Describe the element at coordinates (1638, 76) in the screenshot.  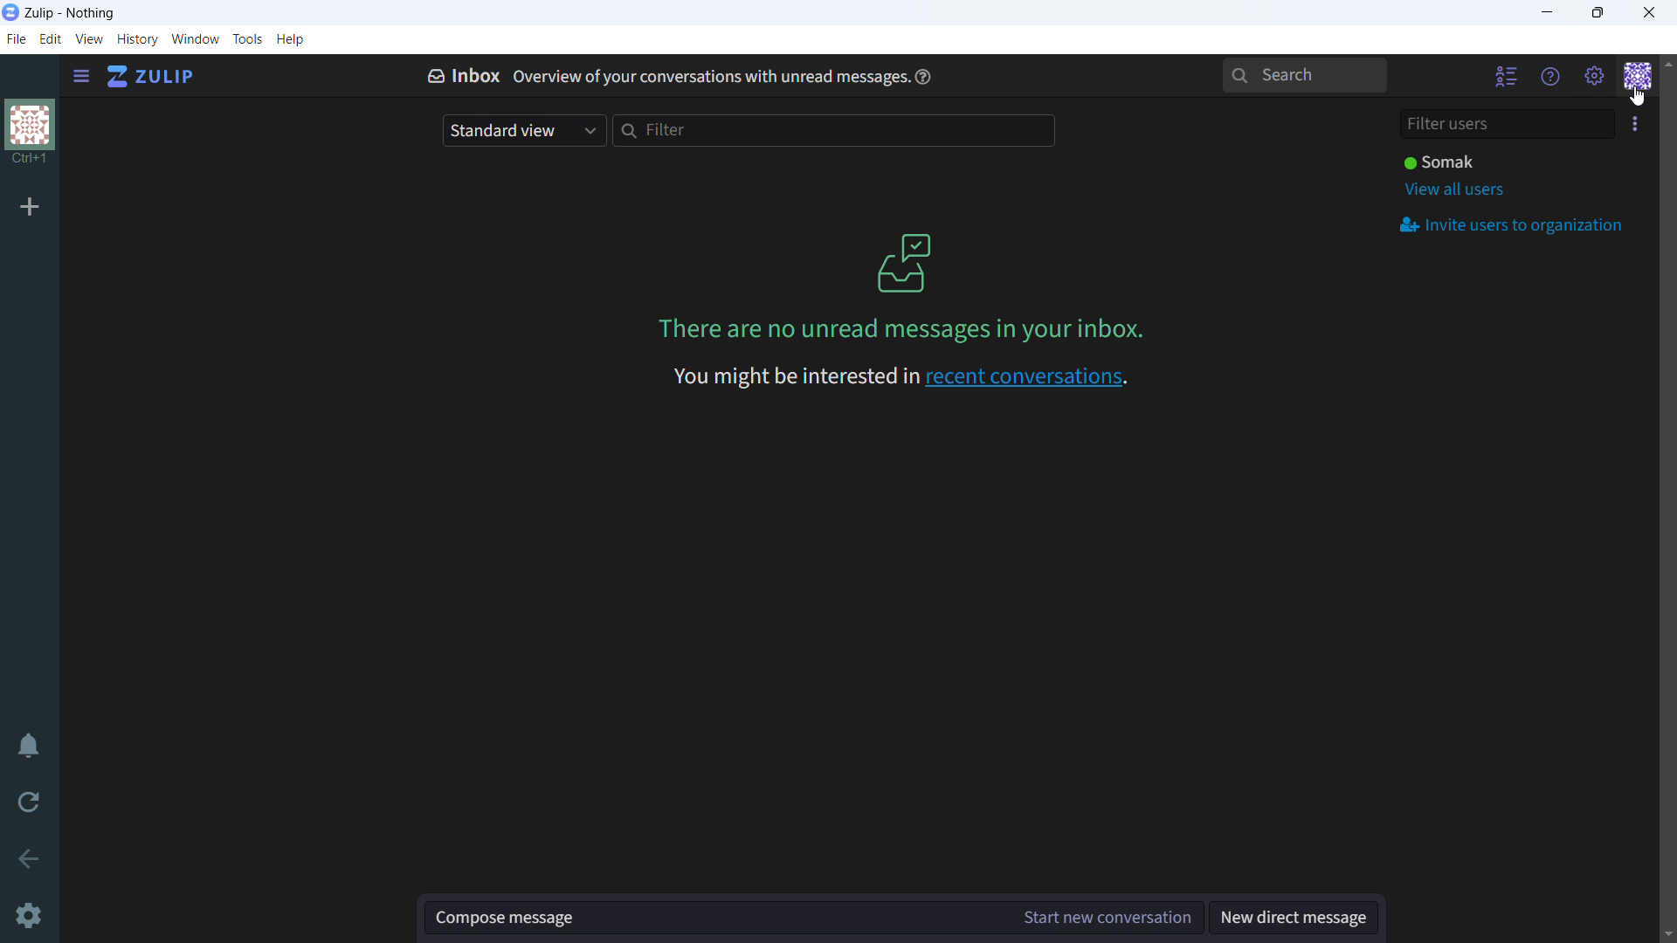
I see `personal menu` at that location.